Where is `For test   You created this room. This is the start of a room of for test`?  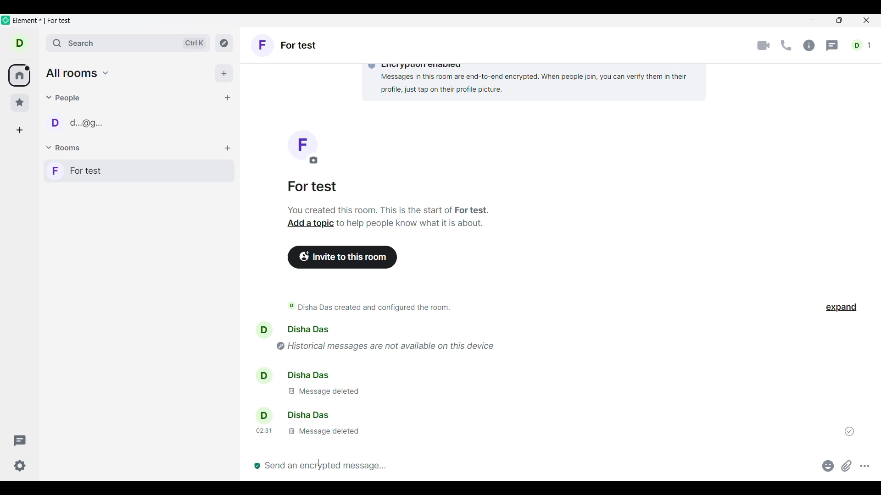
For test   You created this room. This is the start of a room of for test is located at coordinates (388, 198).